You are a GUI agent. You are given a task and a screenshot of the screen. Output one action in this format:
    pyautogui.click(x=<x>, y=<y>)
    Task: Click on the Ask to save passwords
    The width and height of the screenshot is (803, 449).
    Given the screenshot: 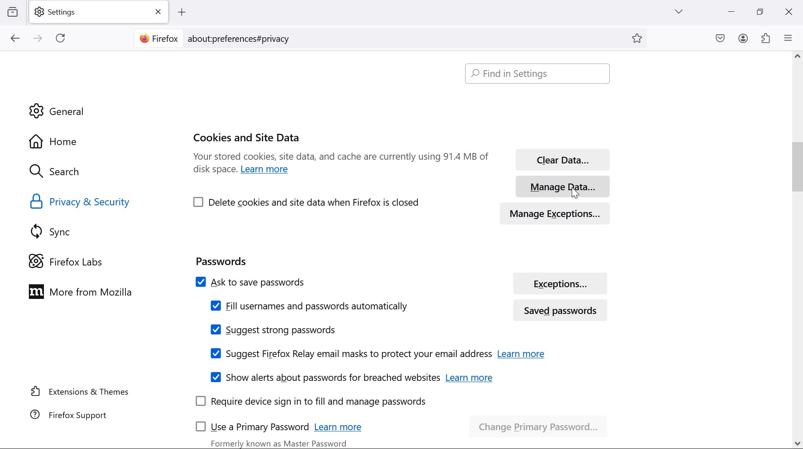 What is the action you would take?
    pyautogui.click(x=340, y=281)
    